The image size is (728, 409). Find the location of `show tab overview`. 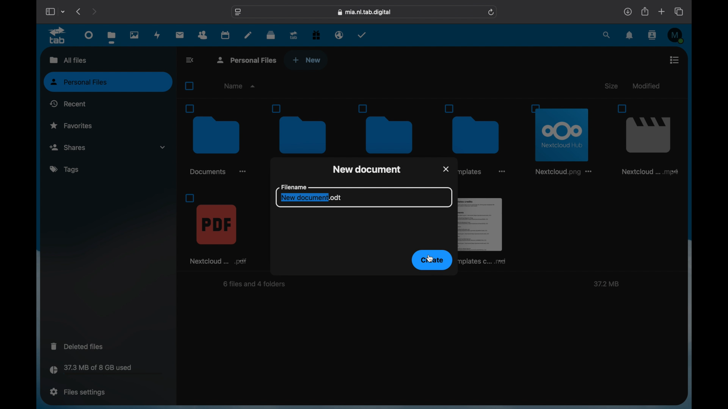

show tab overview is located at coordinates (679, 11).